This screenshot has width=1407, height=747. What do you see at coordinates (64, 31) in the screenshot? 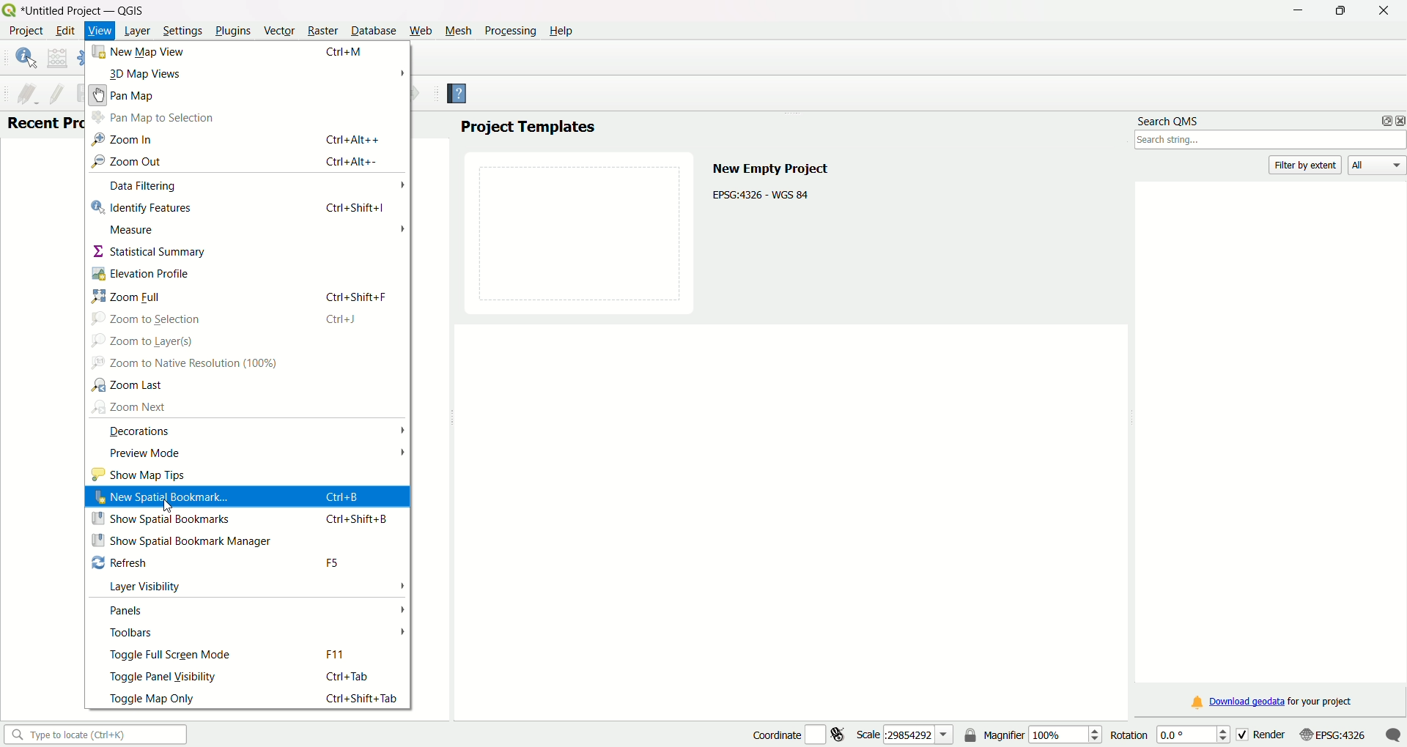
I see `Edit` at bounding box center [64, 31].